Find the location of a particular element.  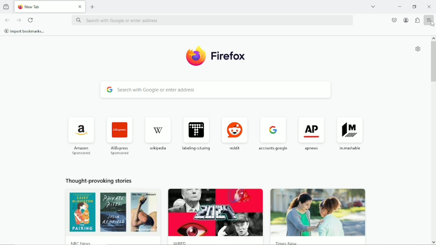

cursor is located at coordinates (432, 24).